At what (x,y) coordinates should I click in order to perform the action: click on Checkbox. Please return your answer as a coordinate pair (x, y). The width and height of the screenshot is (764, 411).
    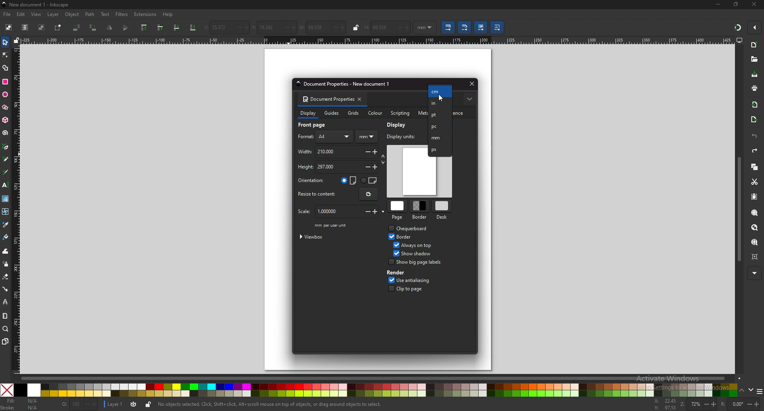
    Looking at the image, I should click on (389, 228).